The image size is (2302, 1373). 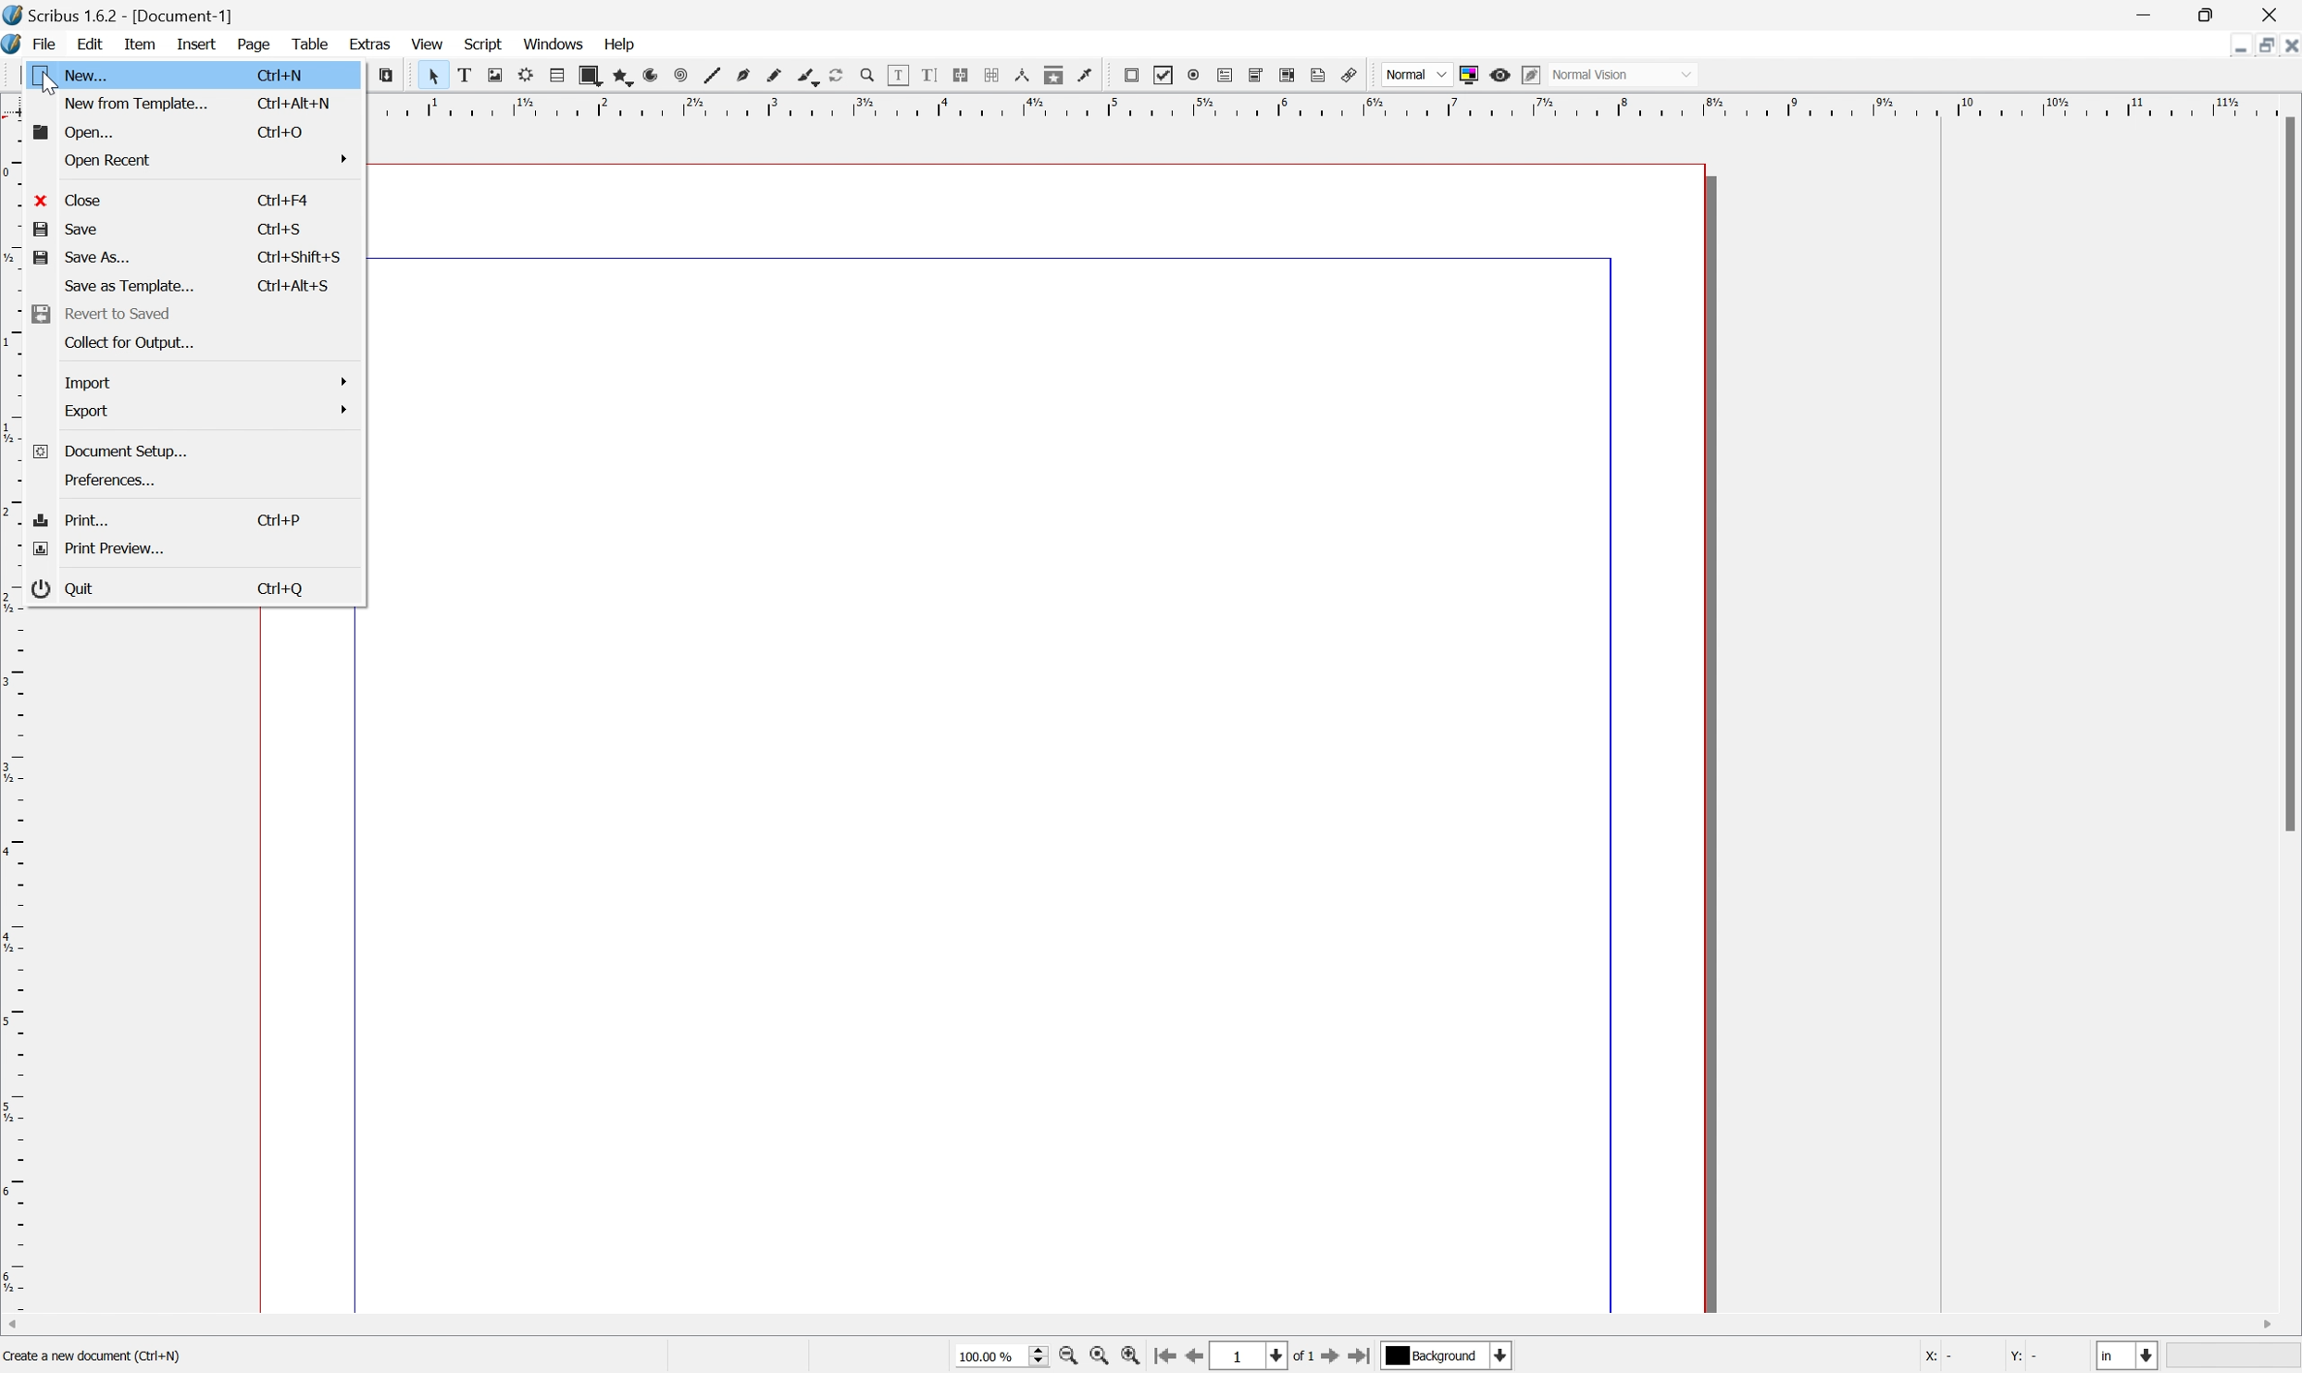 What do you see at coordinates (78, 522) in the screenshot?
I see `Print` at bounding box center [78, 522].